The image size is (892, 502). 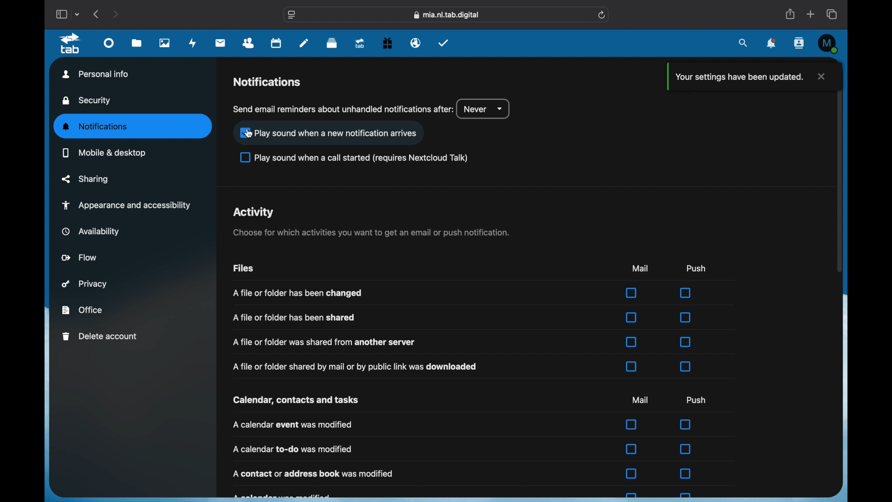 I want to click on emails, so click(x=416, y=43).